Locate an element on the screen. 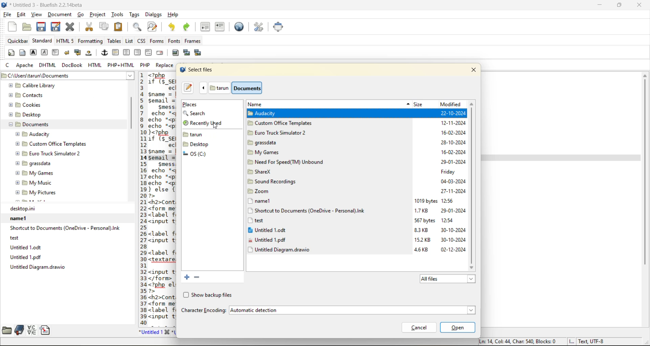  paragraph is located at coordinates (56, 52).